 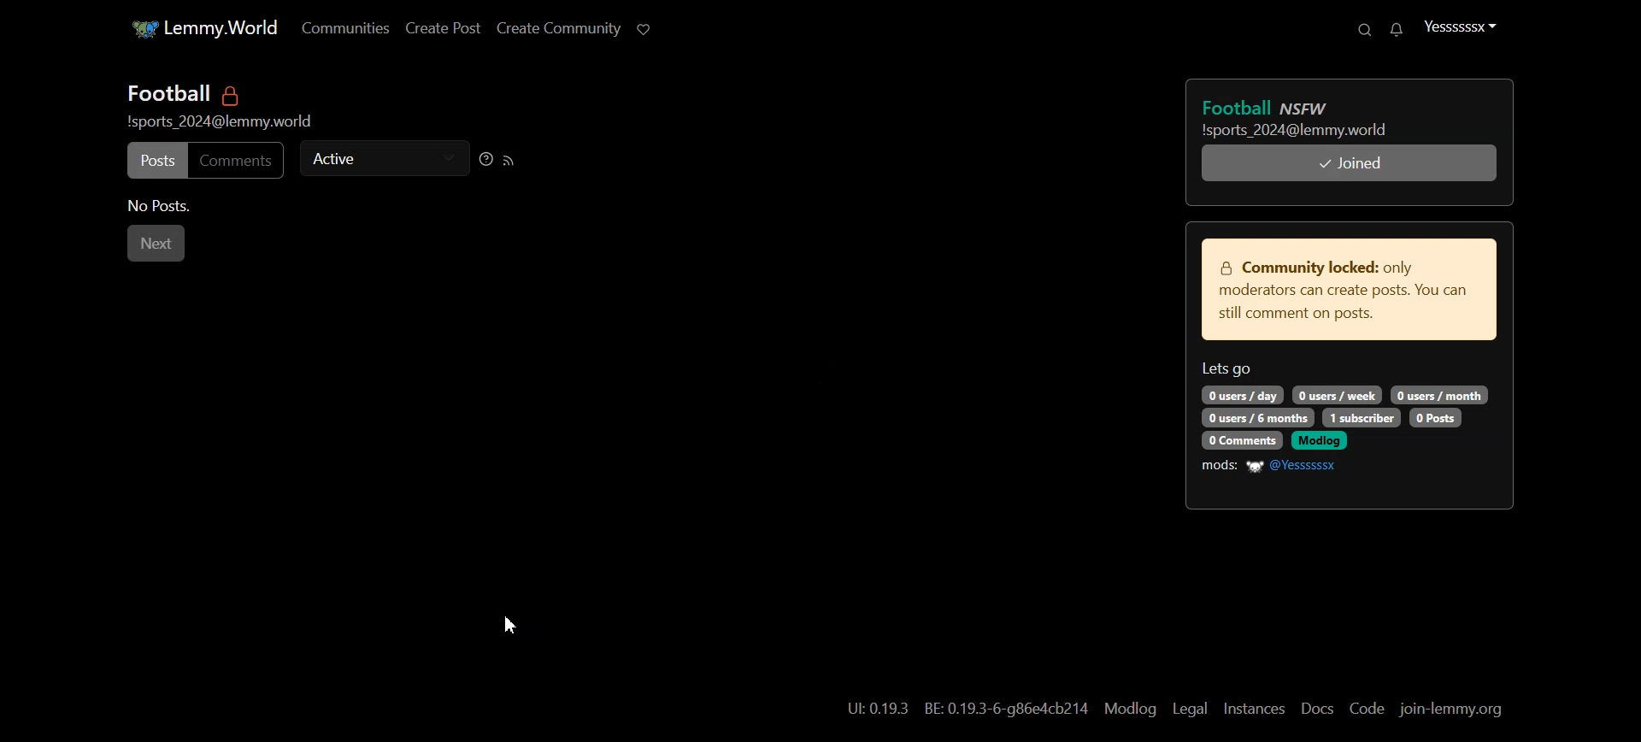 What do you see at coordinates (240, 160) in the screenshot?
I see `Comments` at bounding box center [240, 160].